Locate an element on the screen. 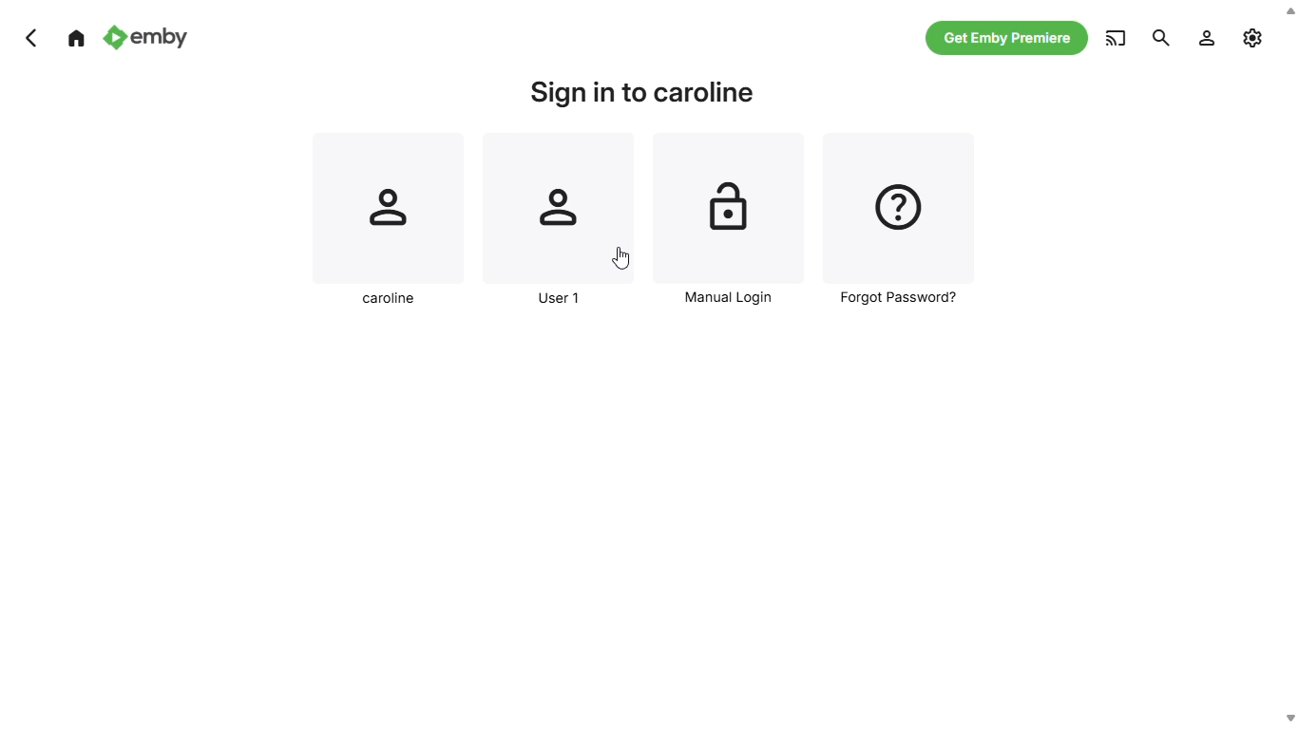  back is located at coordinates (32, 37).